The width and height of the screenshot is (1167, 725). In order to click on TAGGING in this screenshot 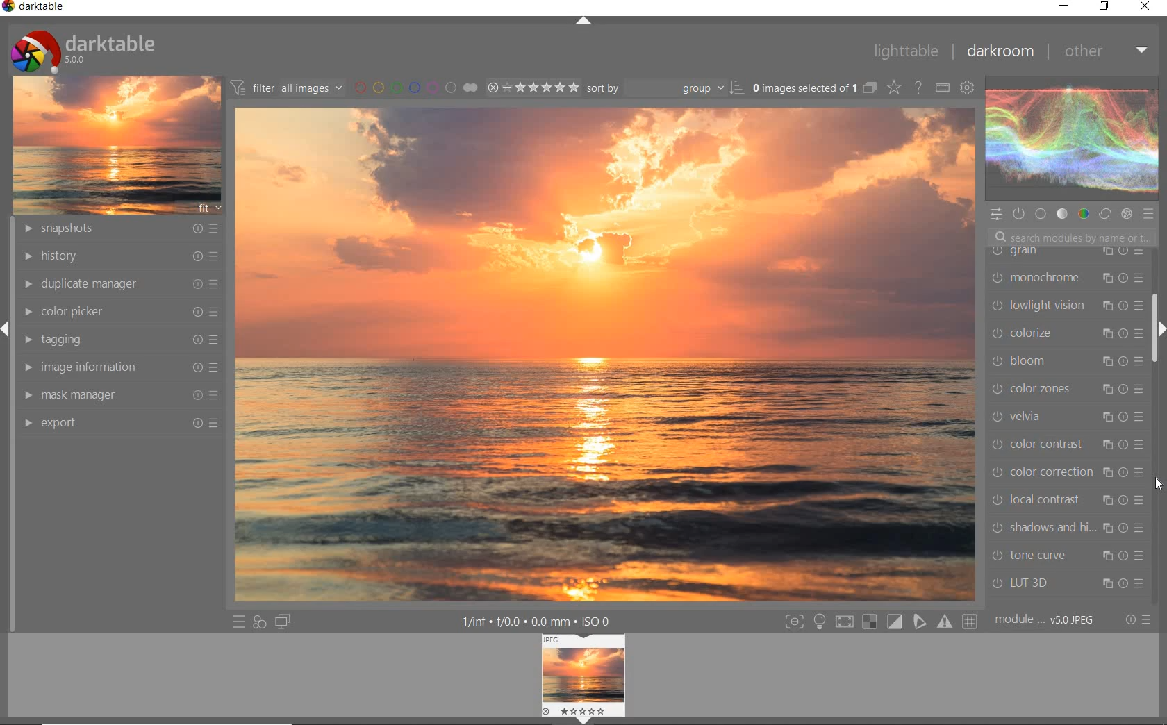, I will do `click(119, 338)`.